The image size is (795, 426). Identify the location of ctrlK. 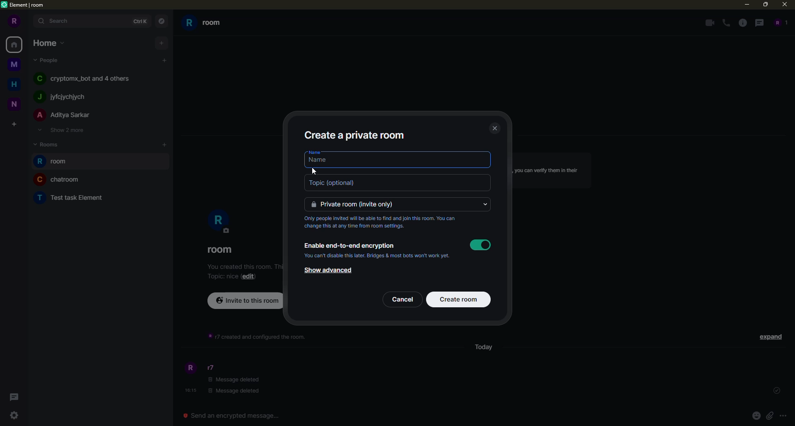
(139, 22).